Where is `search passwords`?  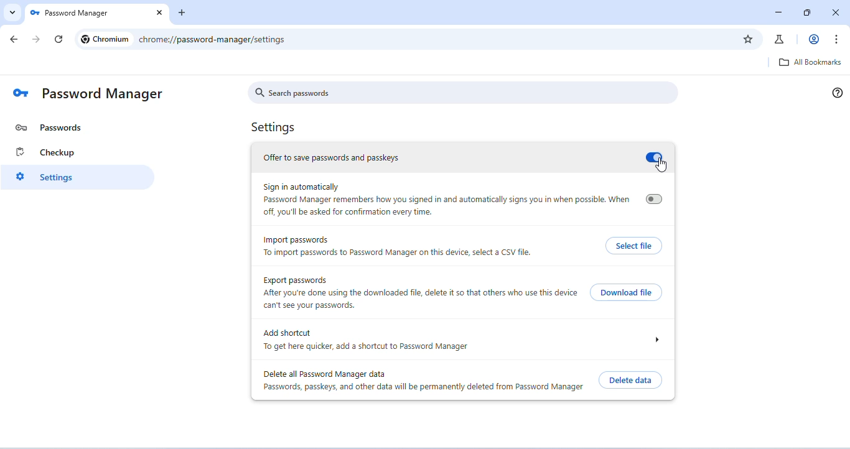
search passwords is located at coordinates (463, 93).